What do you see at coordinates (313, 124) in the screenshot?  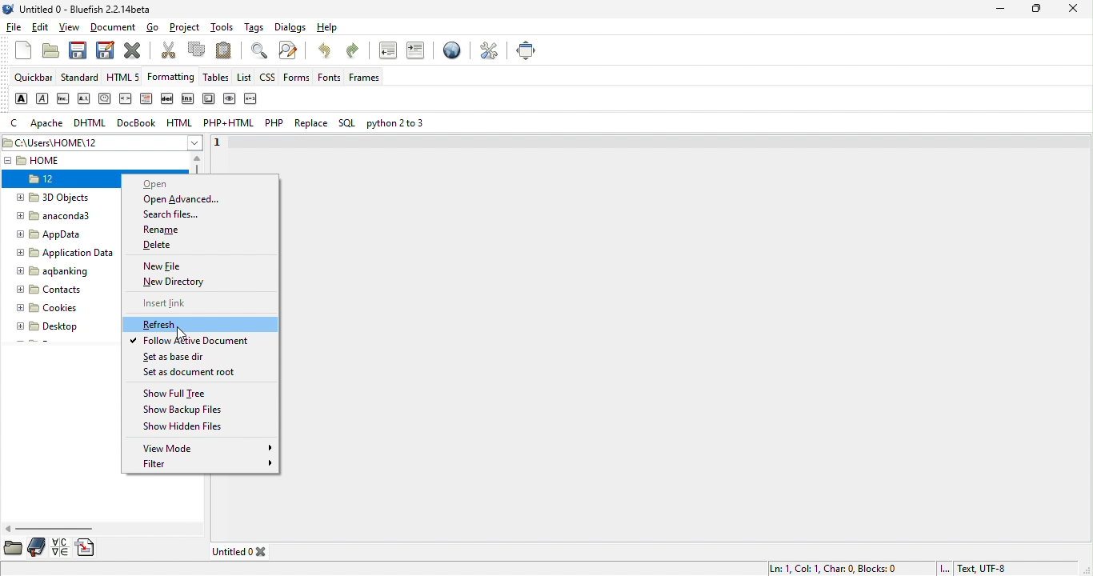 I see `replace` at bounding box center [313, 124].